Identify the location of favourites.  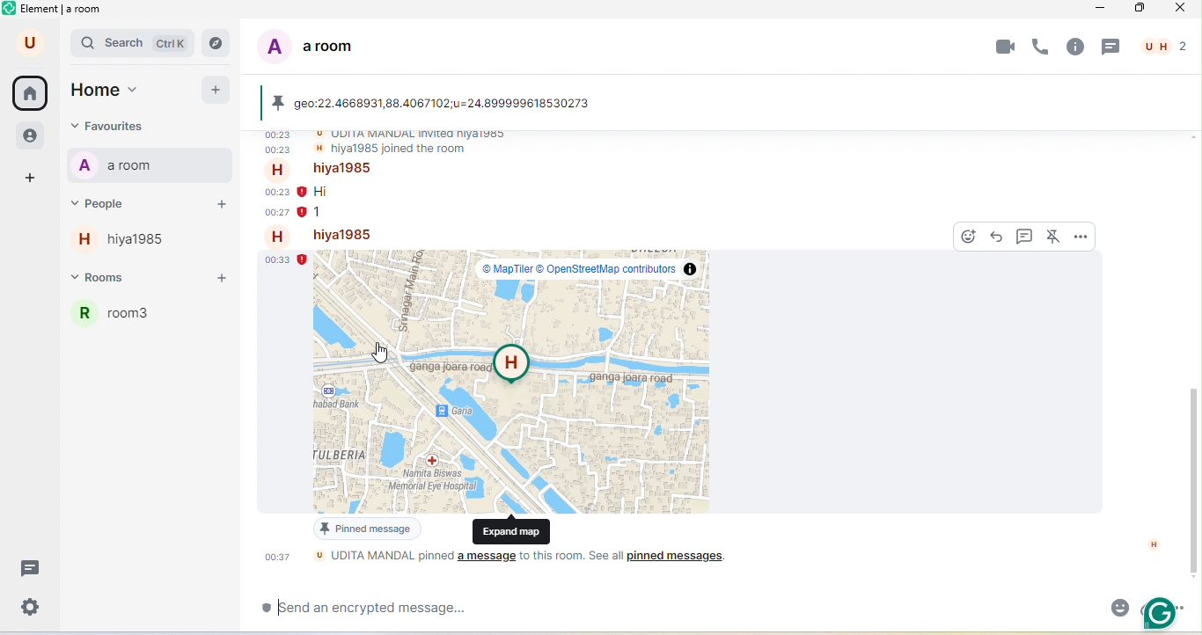
(136, 126).